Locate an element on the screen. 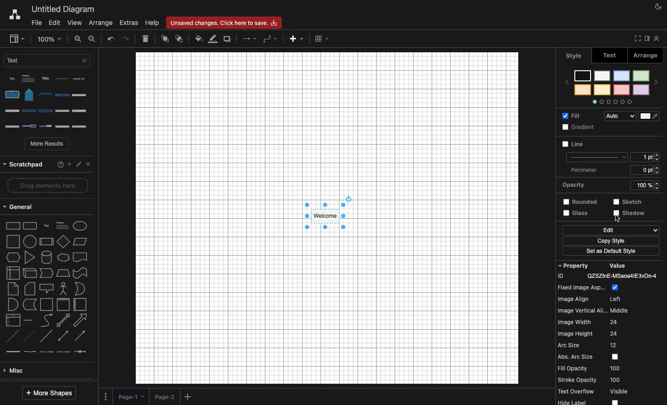 Image resolution: width=667 pixels, height=405 pixels. To back is located at coordinates (179, 38).